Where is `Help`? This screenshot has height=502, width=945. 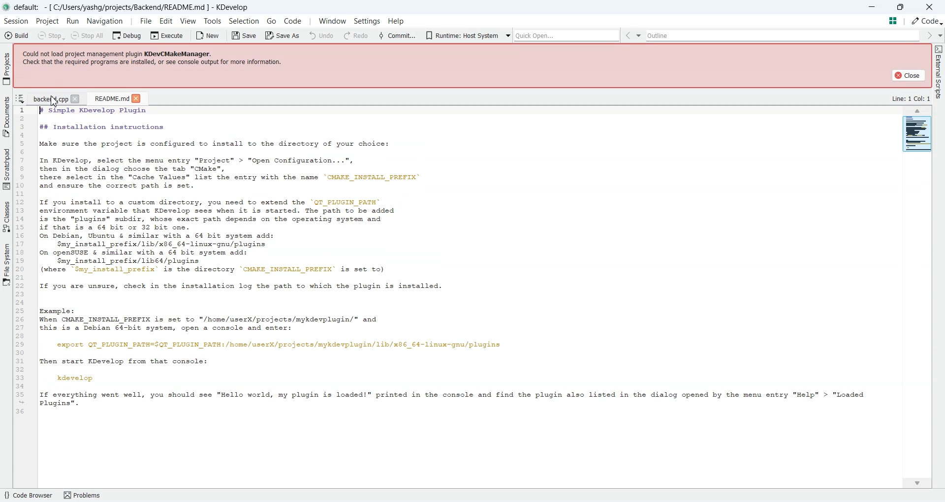 Help is located at coordinates (405, 20).